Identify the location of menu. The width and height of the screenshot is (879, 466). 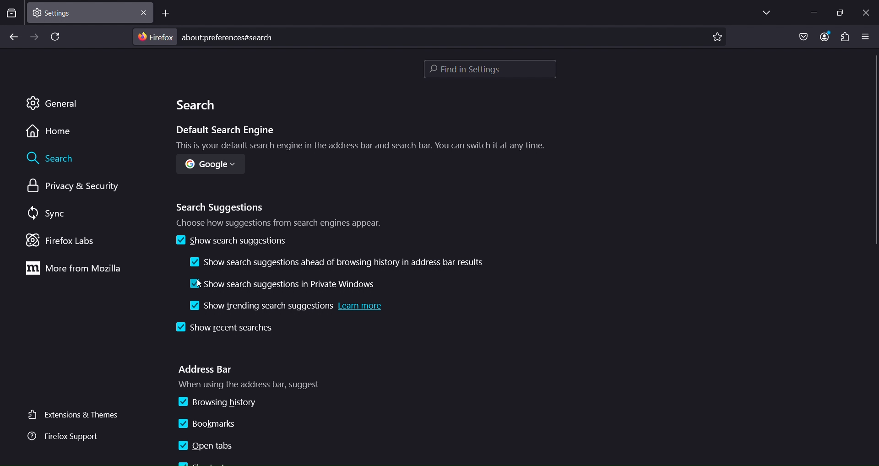
(844, 37).